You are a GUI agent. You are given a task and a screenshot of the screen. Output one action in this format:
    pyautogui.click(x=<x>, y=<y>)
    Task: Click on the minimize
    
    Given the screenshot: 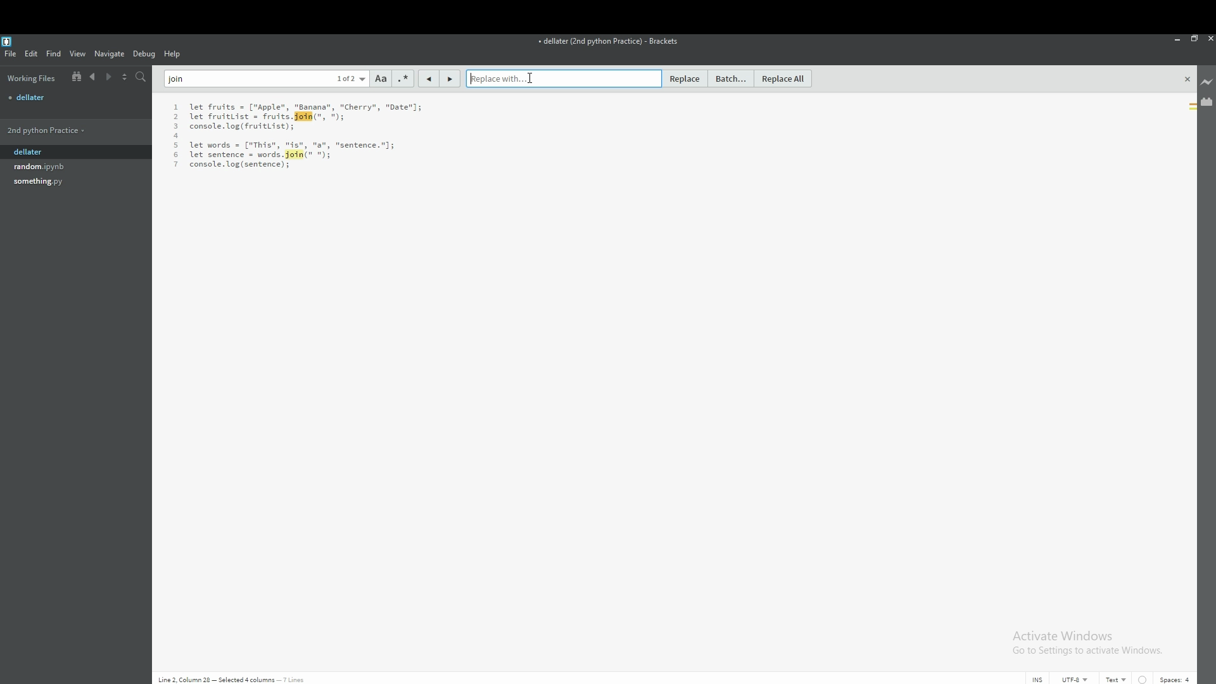 What is the action you would take?
    pyautogui.click(x=1178, y=39)
    